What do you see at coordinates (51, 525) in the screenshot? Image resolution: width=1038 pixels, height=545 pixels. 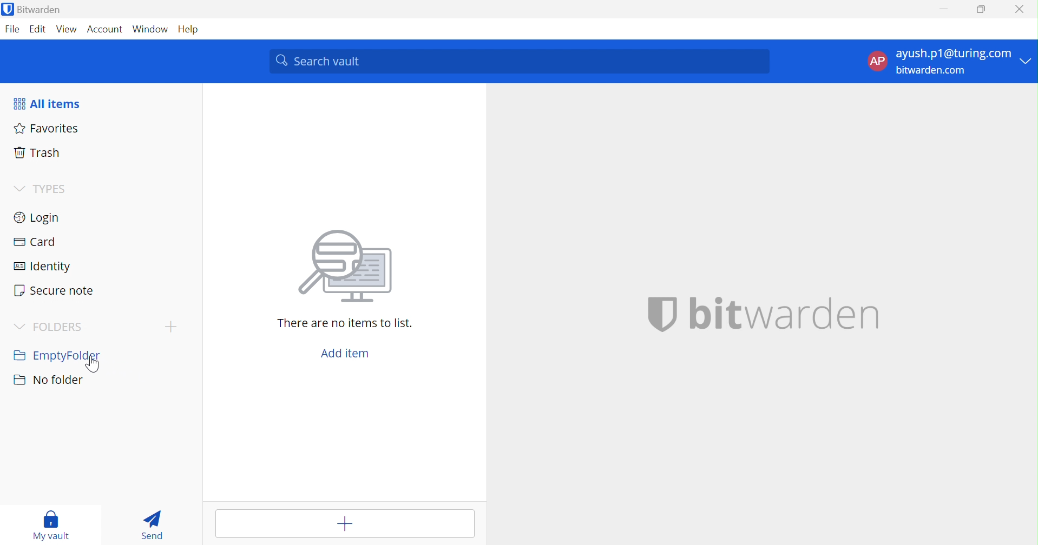 I see `My Vault` at bounding box center [51, 525].